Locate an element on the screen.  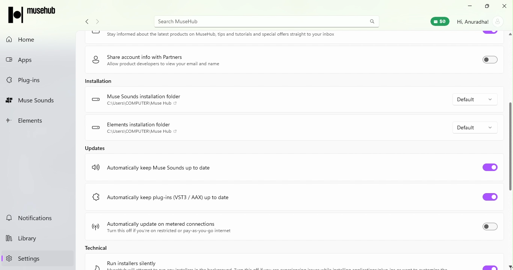
Toggle is located at coordinates (490, 167).